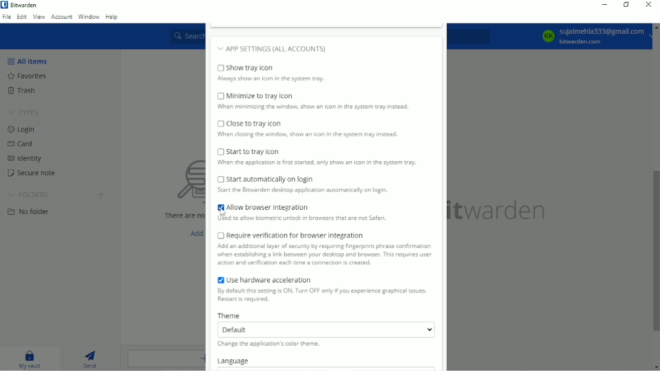  What do you see at coordinates (25, 111) in the screenshot?
I see `Types` at bounding box center [25, 111].